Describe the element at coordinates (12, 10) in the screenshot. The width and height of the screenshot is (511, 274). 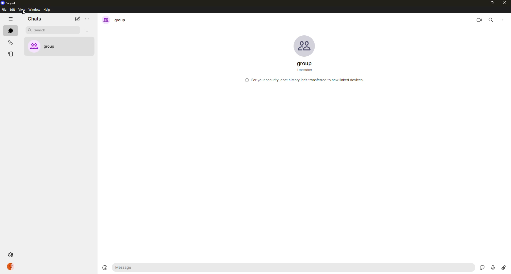
I see `edit` at that location.